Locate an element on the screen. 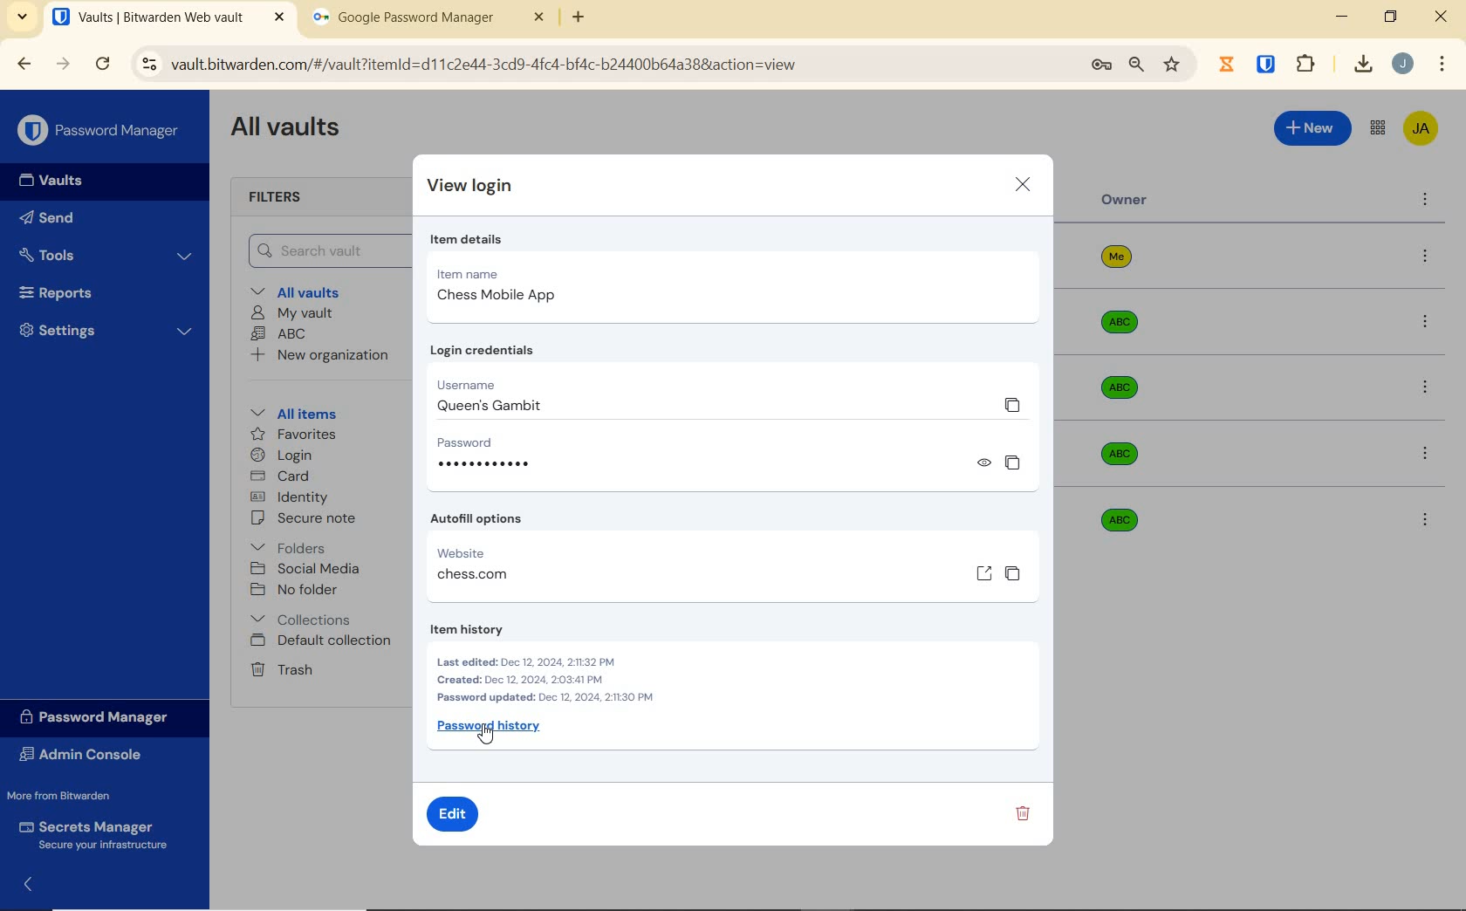  forward is located at coordinates (62, 65).